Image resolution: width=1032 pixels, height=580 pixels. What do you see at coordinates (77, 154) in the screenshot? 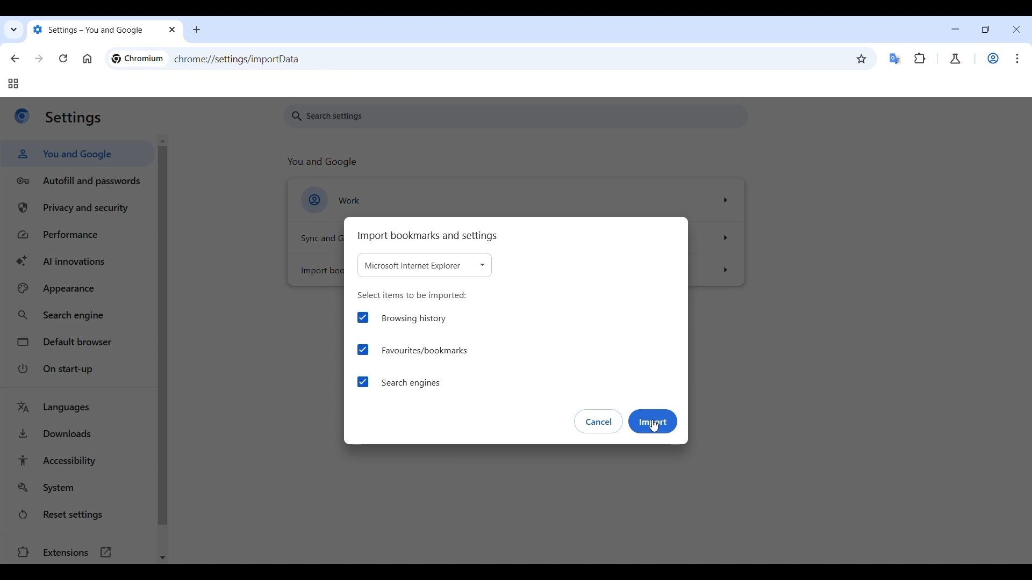
I see `You and Google` at bounding box center [77, 154].